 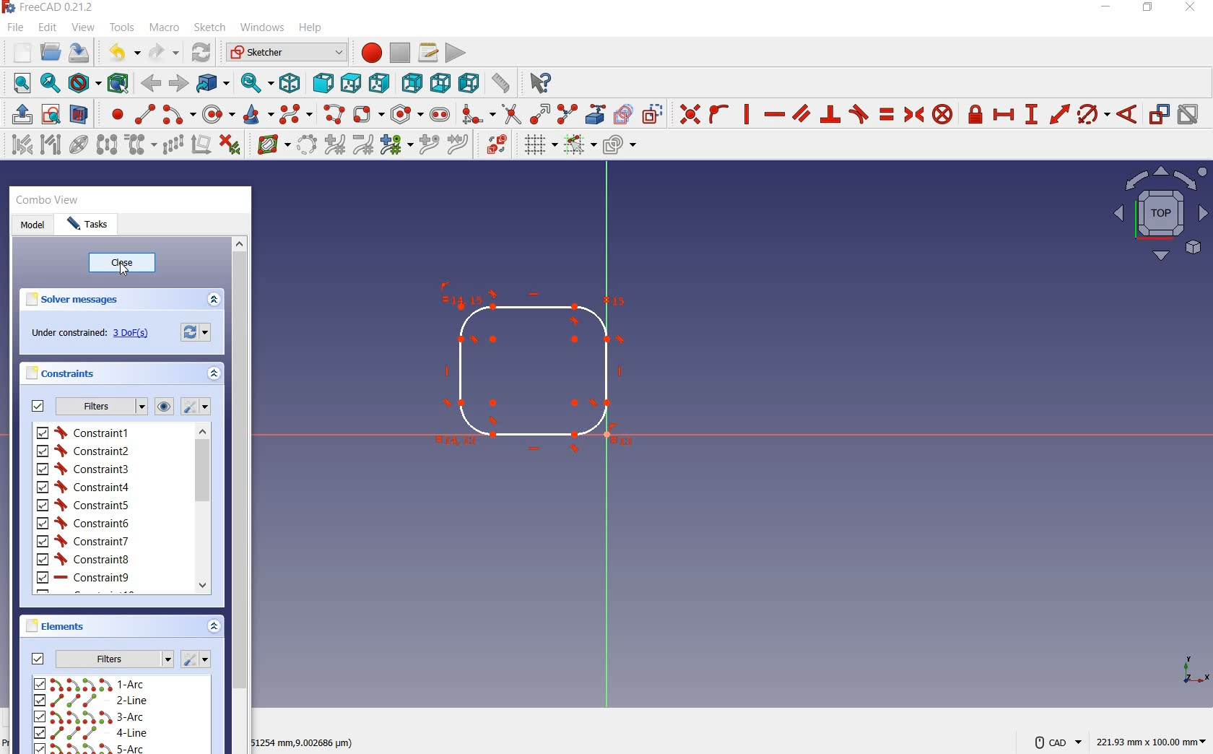 I want to click on tools, so click(x=124, y=29).